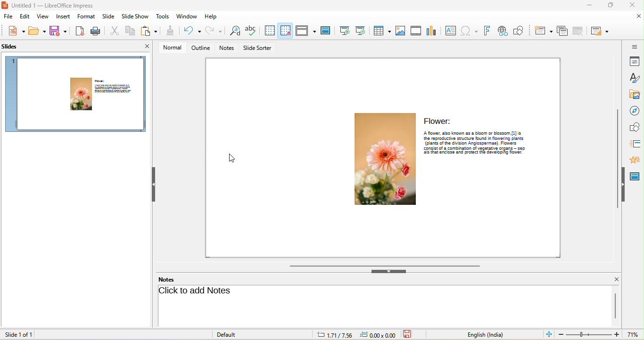 This screenshot has width=644, height=340. I want to click on edit, so click(25, 16).